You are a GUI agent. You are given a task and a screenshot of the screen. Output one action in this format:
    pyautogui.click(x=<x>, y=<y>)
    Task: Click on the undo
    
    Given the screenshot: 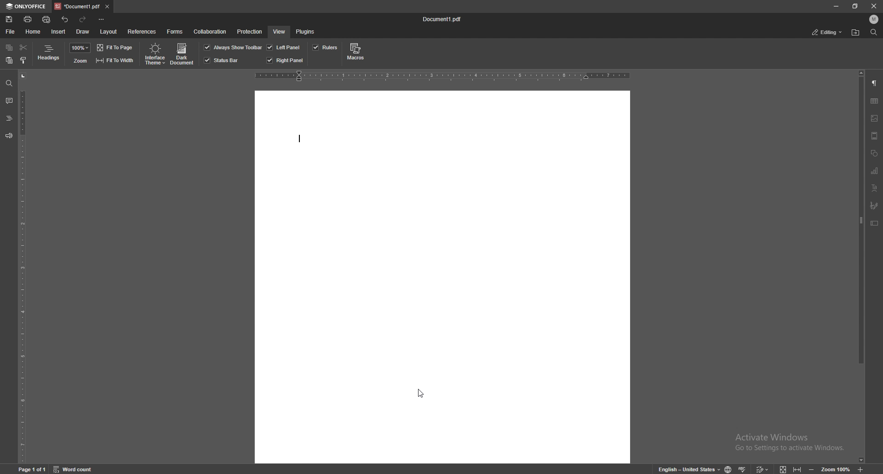 What is the action you would take?
    pyautogui.click(x=65, y=19)
    